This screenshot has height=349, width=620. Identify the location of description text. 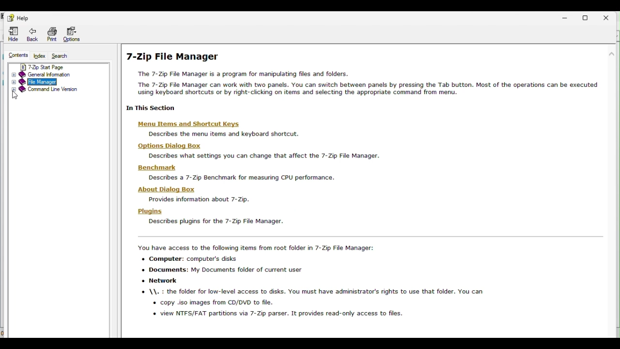
(329, 282).